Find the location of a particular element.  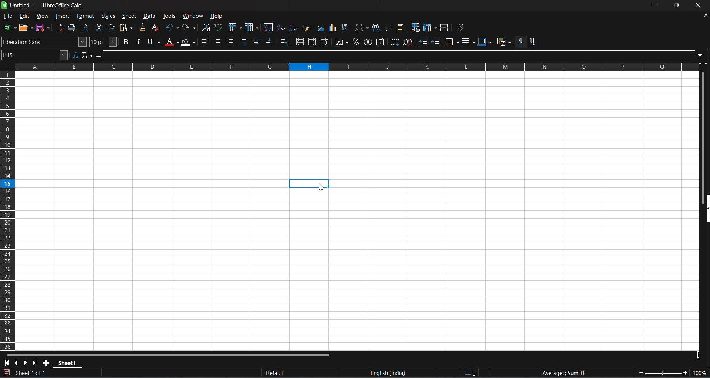

data is located at coordinates (150, 17).